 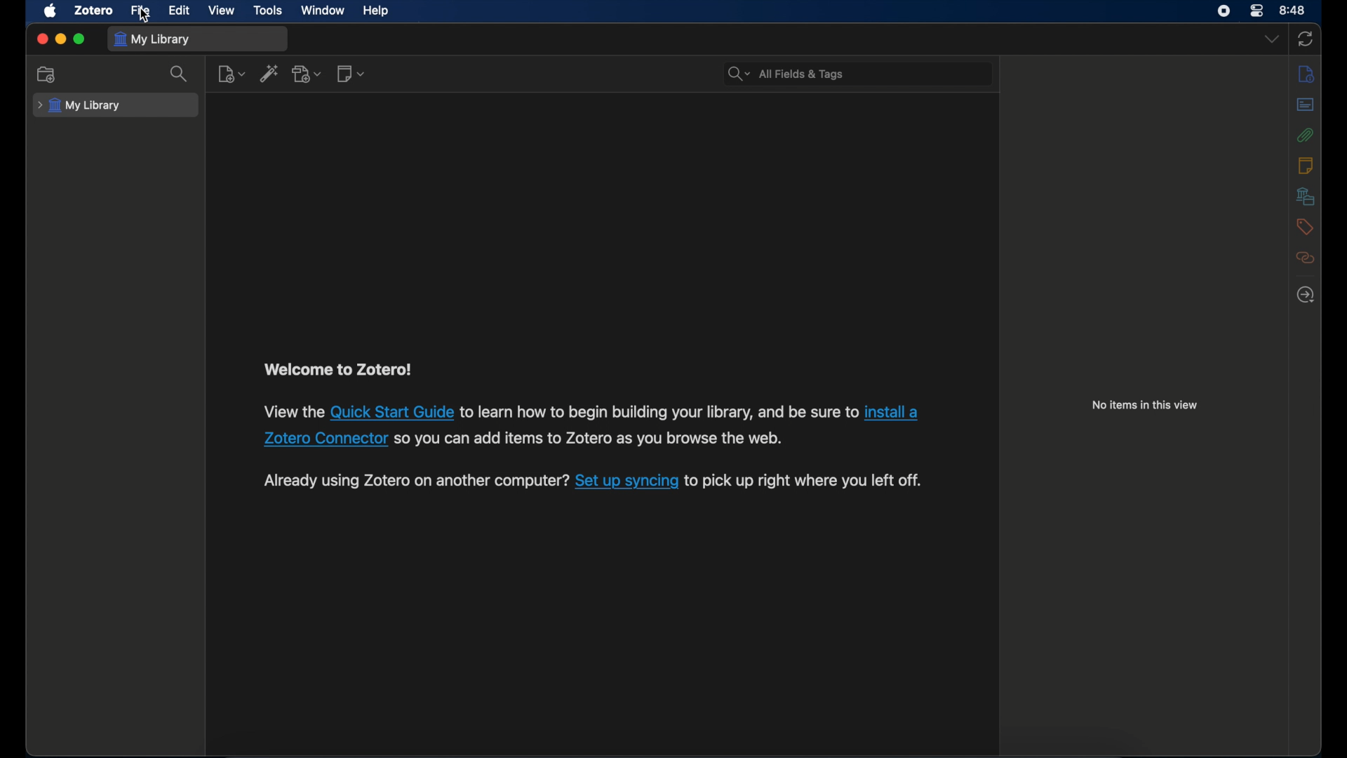 What do you see at coordinates (351, 74) in the screenshot?
I see `new note` at bounding box center [351, 74].